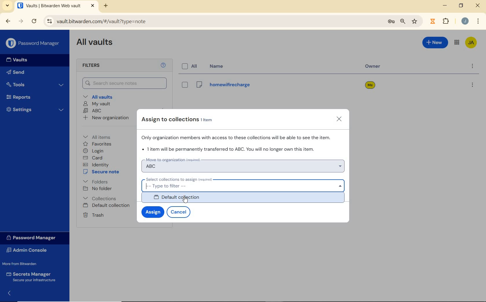  What do you see at coordinates (8, 6) in the screenshot?
I see `search tabs` at bounding box center [8, 6].